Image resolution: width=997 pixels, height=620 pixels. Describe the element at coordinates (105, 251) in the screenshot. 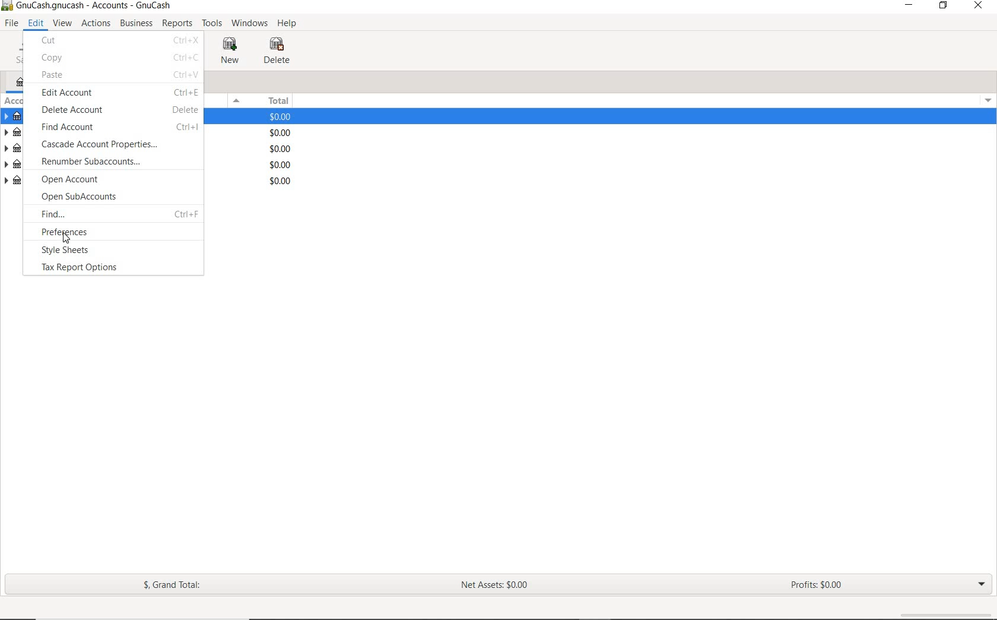

I see `STYLE SHEETS` at that location.